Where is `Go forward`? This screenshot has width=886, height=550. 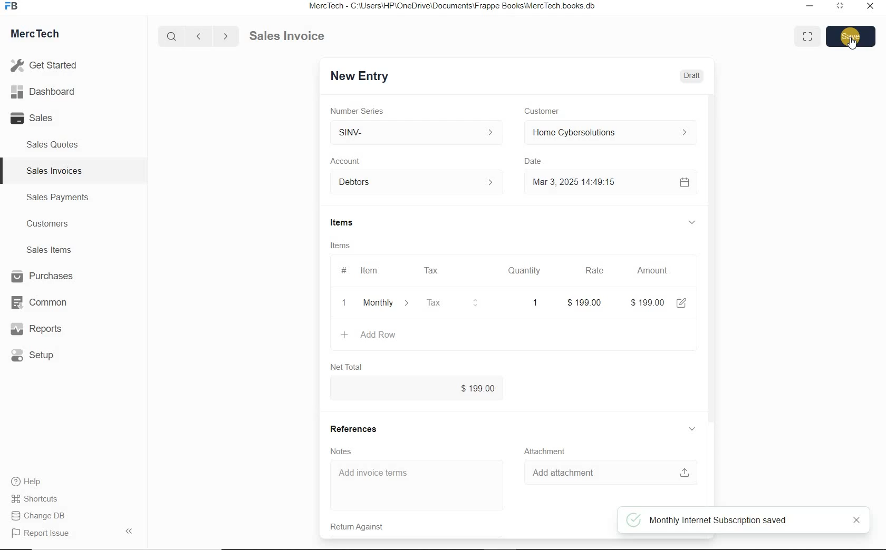 Go forward is located at coordinates (225, 36).